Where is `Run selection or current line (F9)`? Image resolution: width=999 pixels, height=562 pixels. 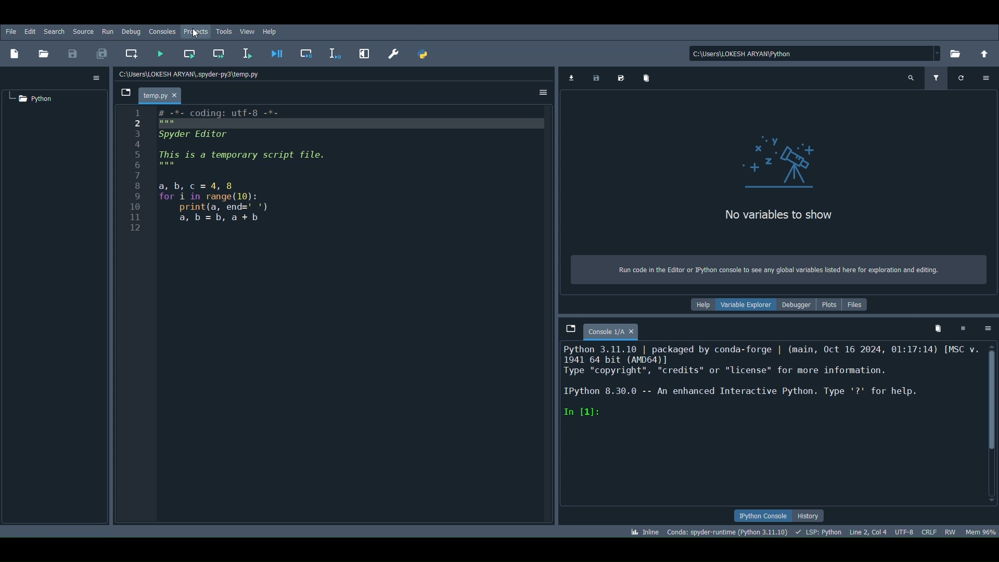 Run selection or current line (F9) is located at coordinates (246, 55).